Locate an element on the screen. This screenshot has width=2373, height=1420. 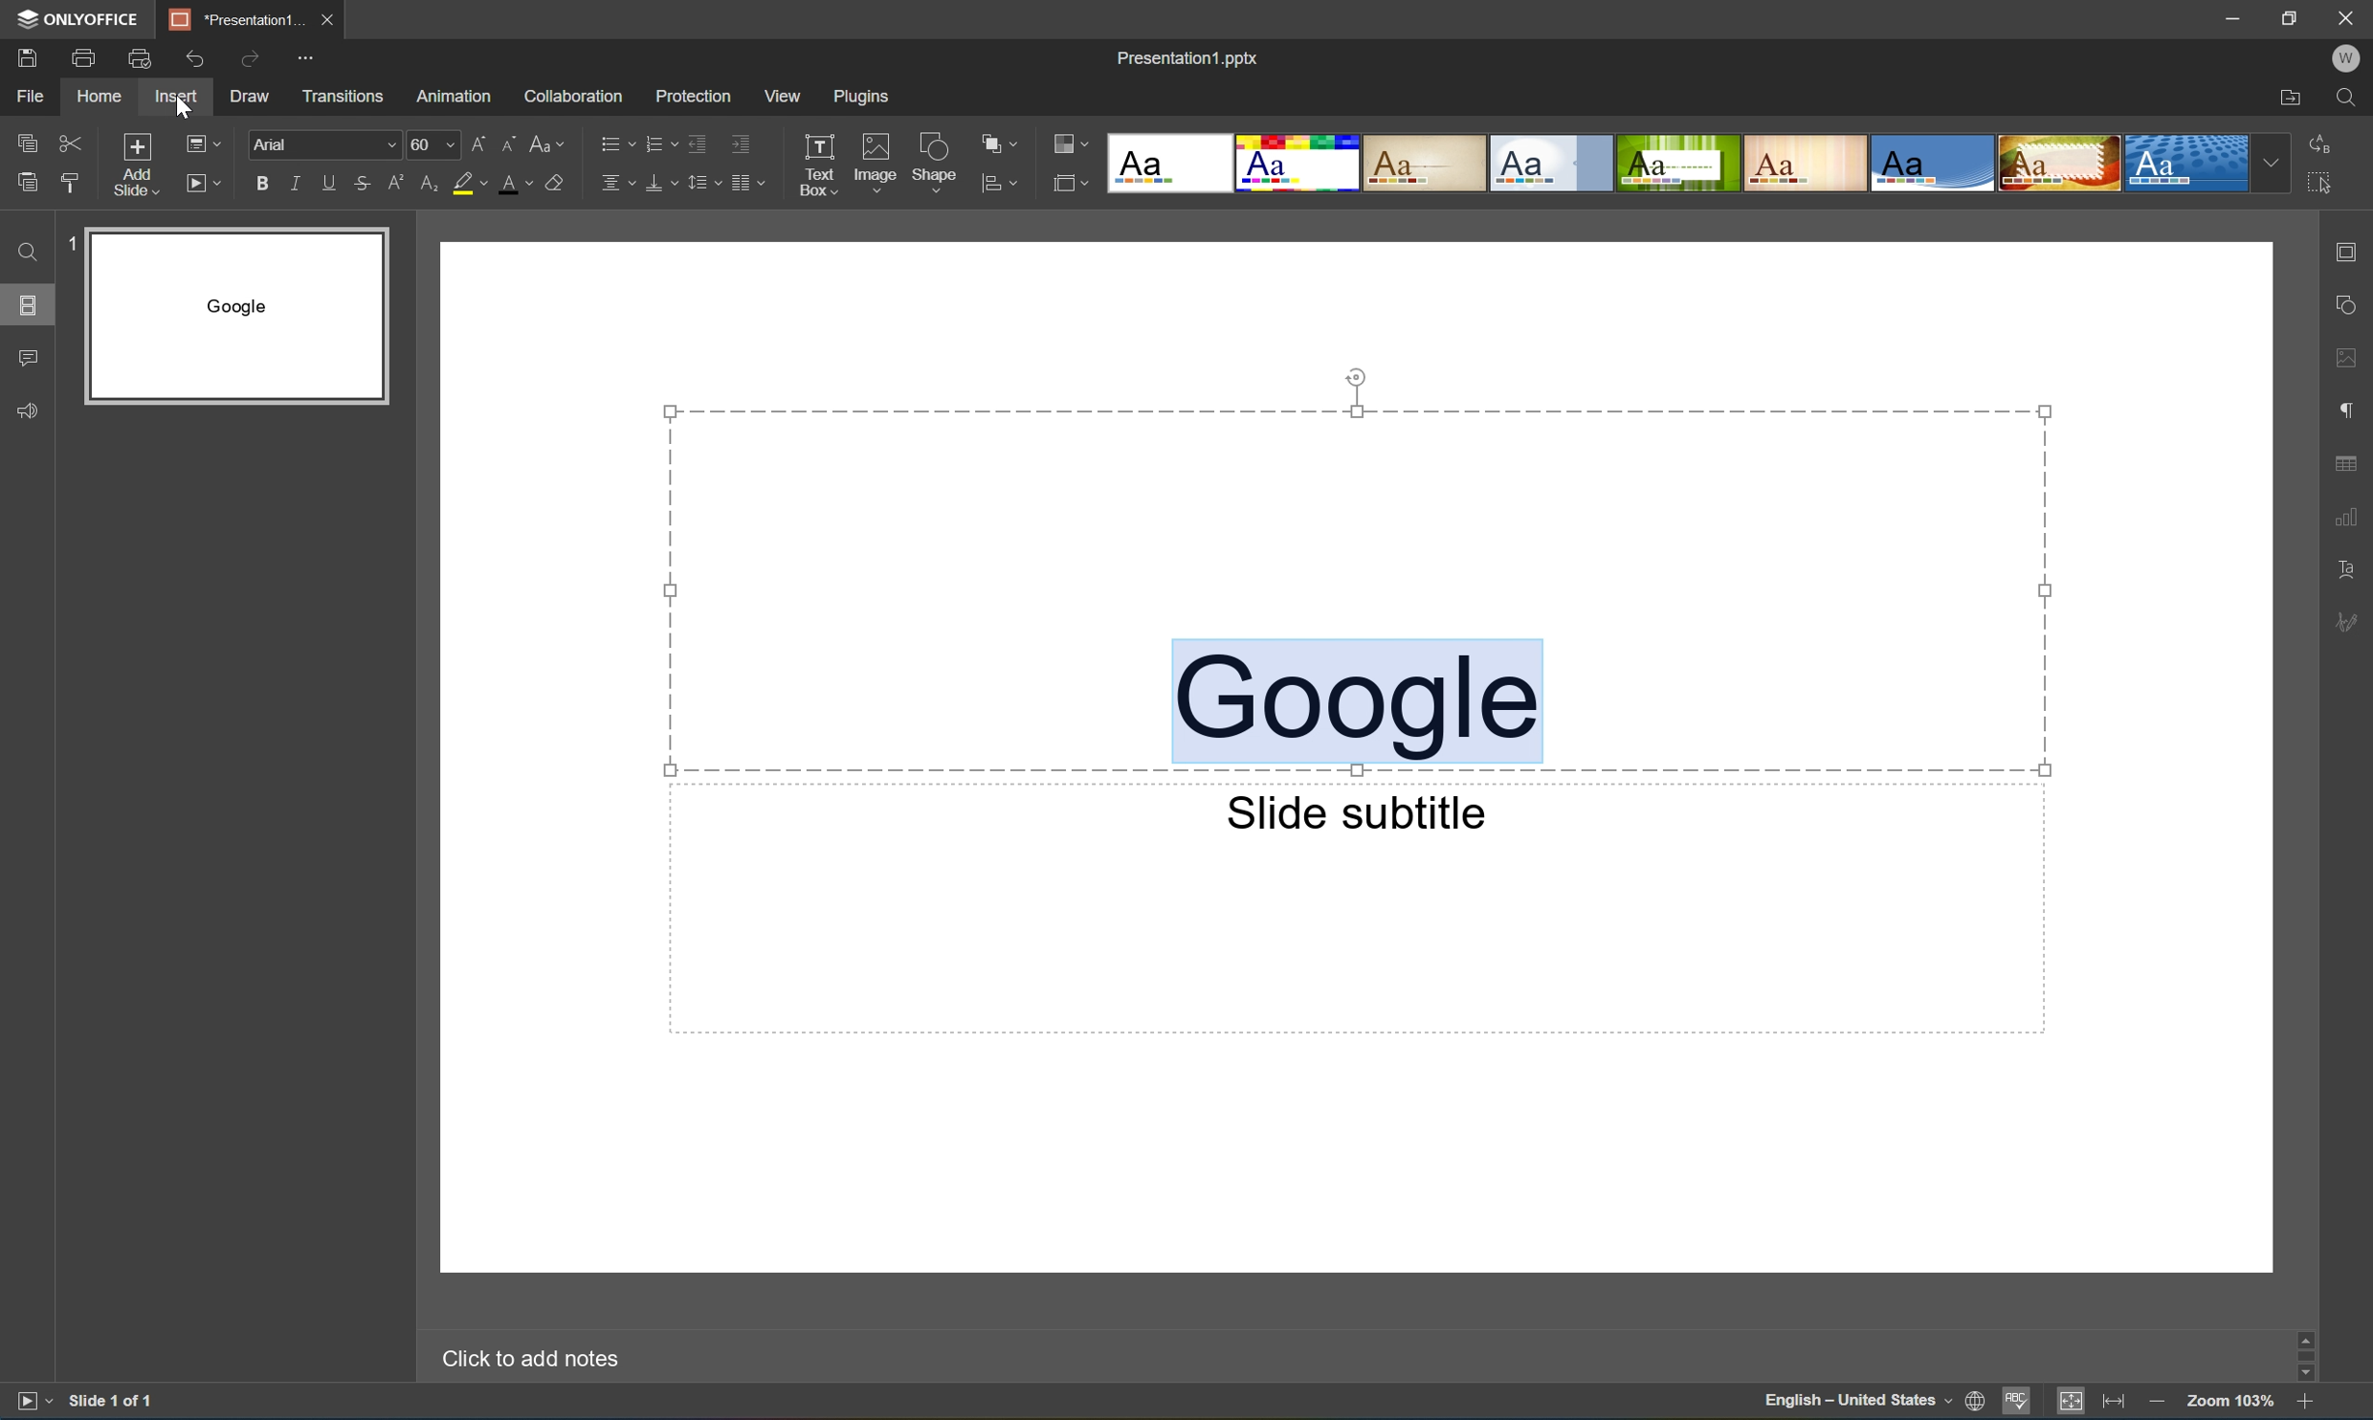
Decrement font size is located at coordinates (514, 144).